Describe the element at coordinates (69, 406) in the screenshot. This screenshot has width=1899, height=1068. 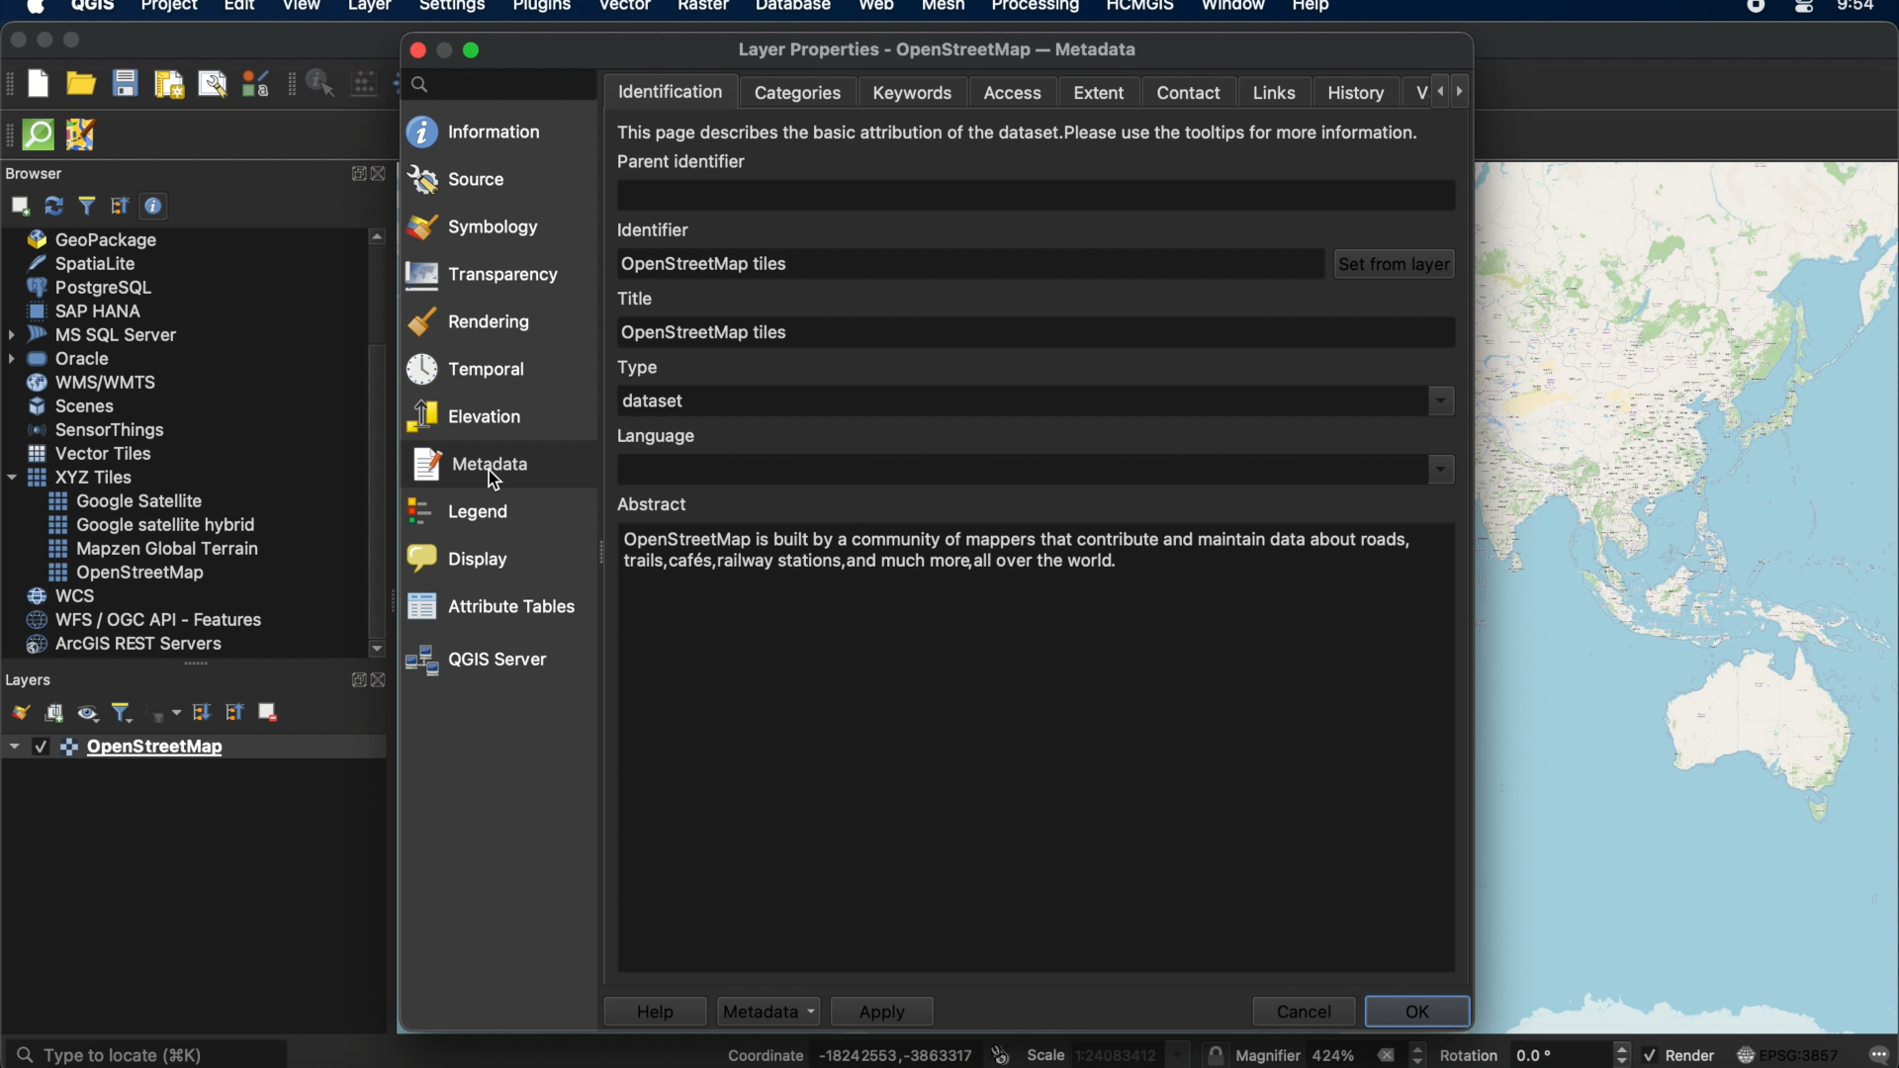
I see `scenes` at that location.